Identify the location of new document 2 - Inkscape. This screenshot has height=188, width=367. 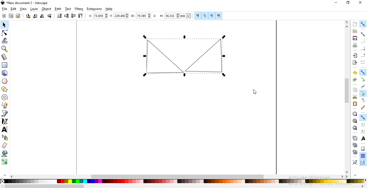
(26, 2).